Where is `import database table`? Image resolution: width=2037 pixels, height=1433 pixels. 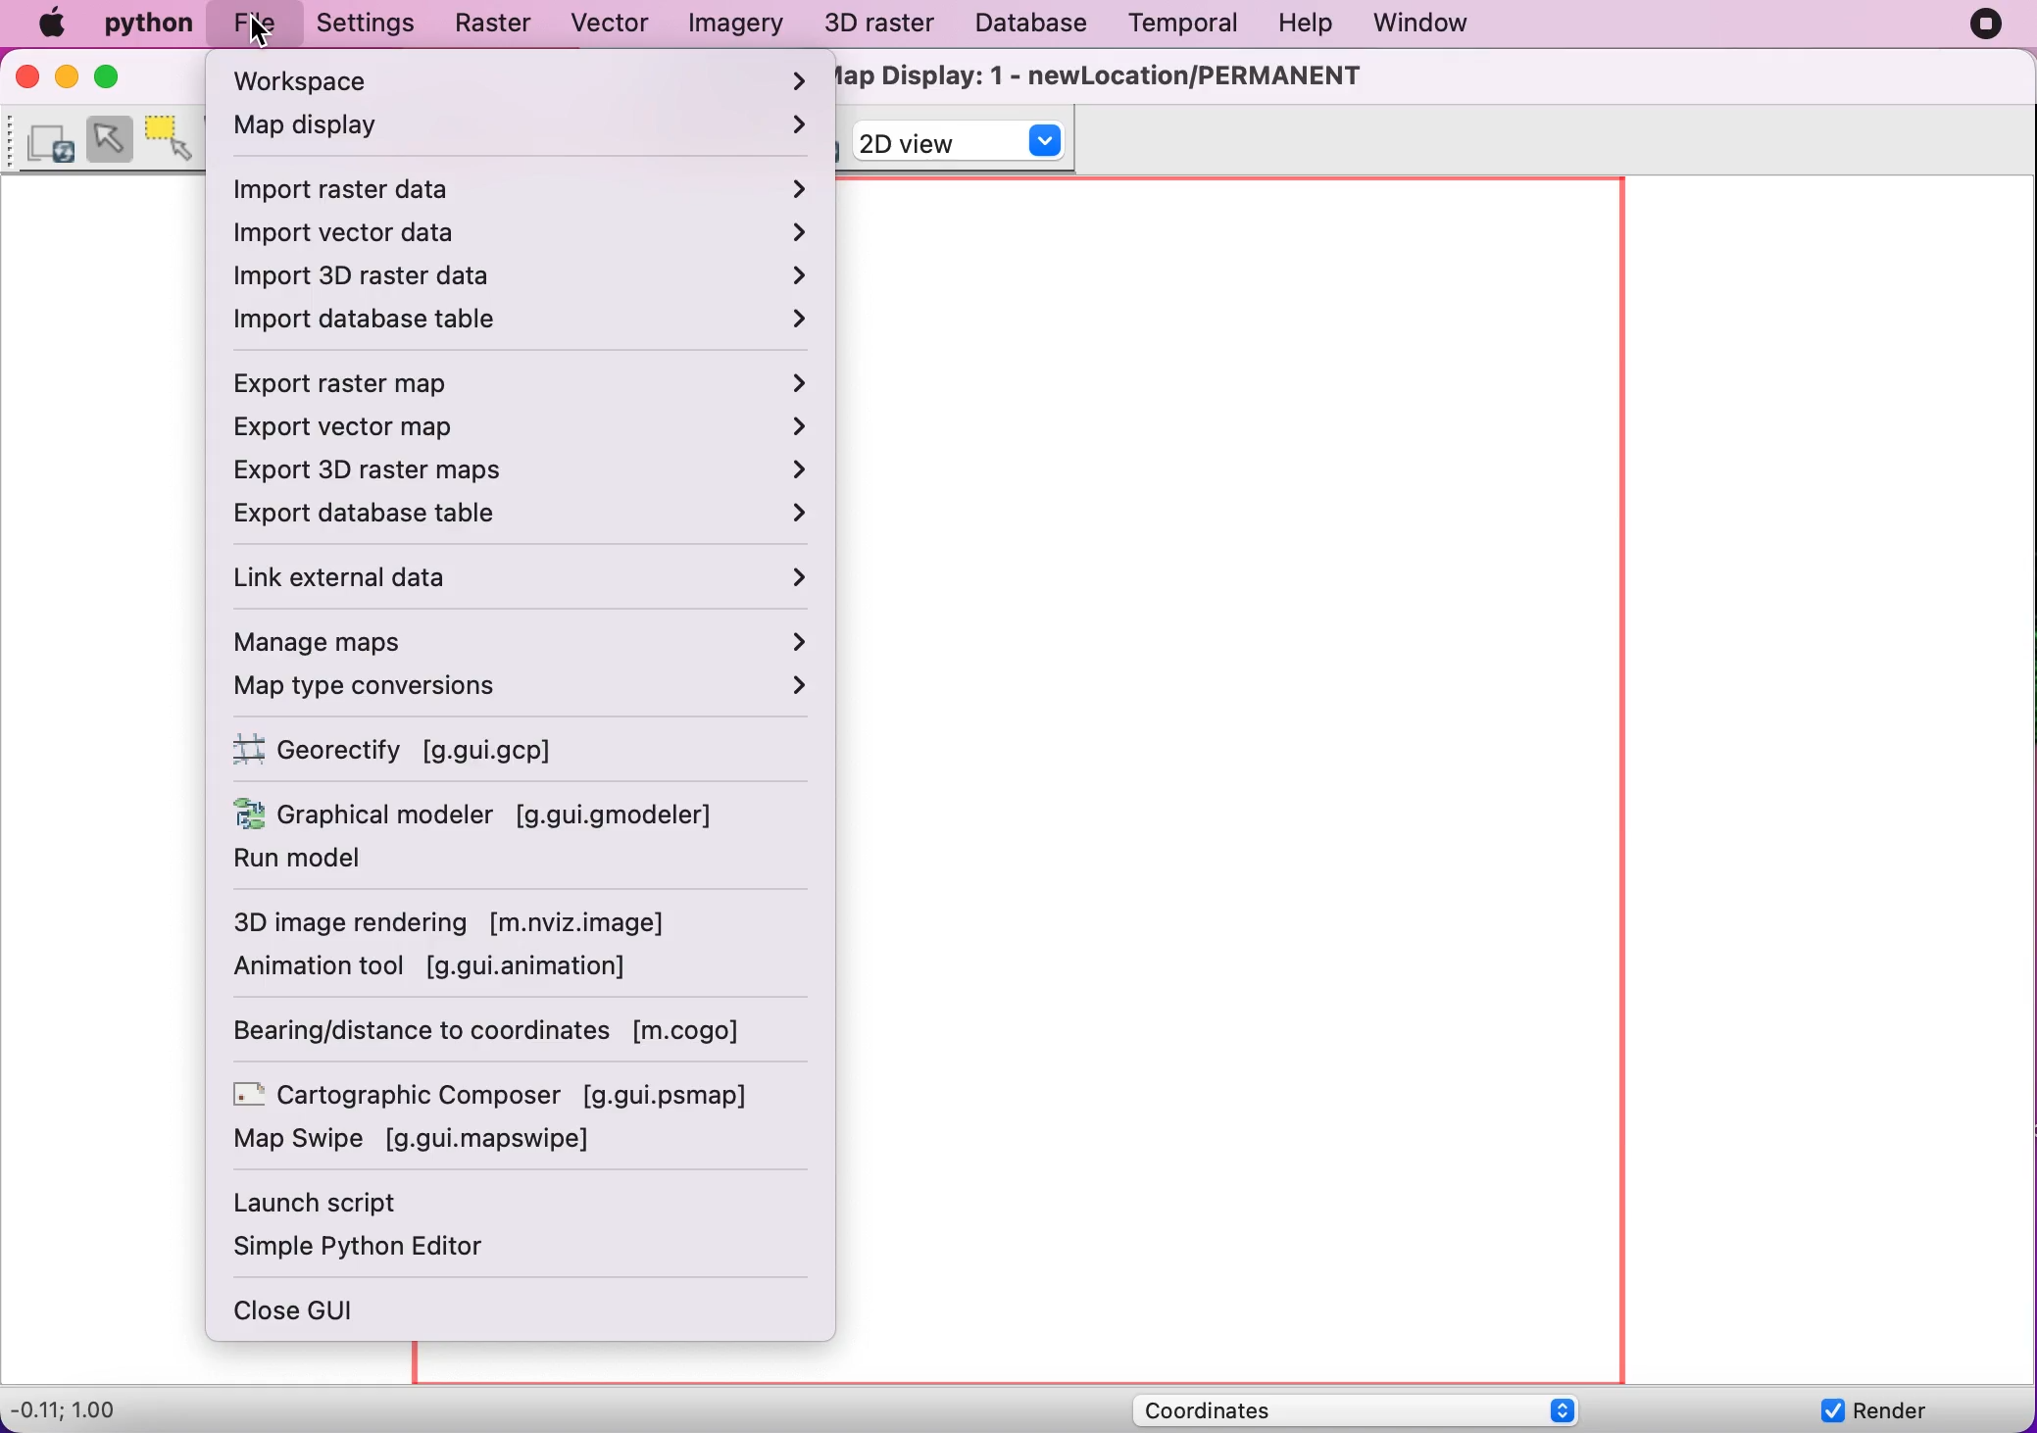
import database table is located at coordinates (523, 321).